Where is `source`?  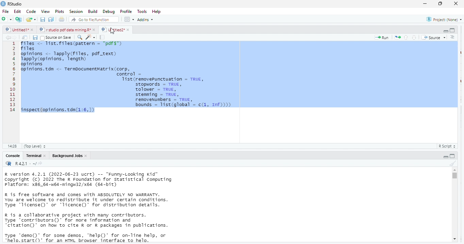
source is located at coordinates (433, 37).